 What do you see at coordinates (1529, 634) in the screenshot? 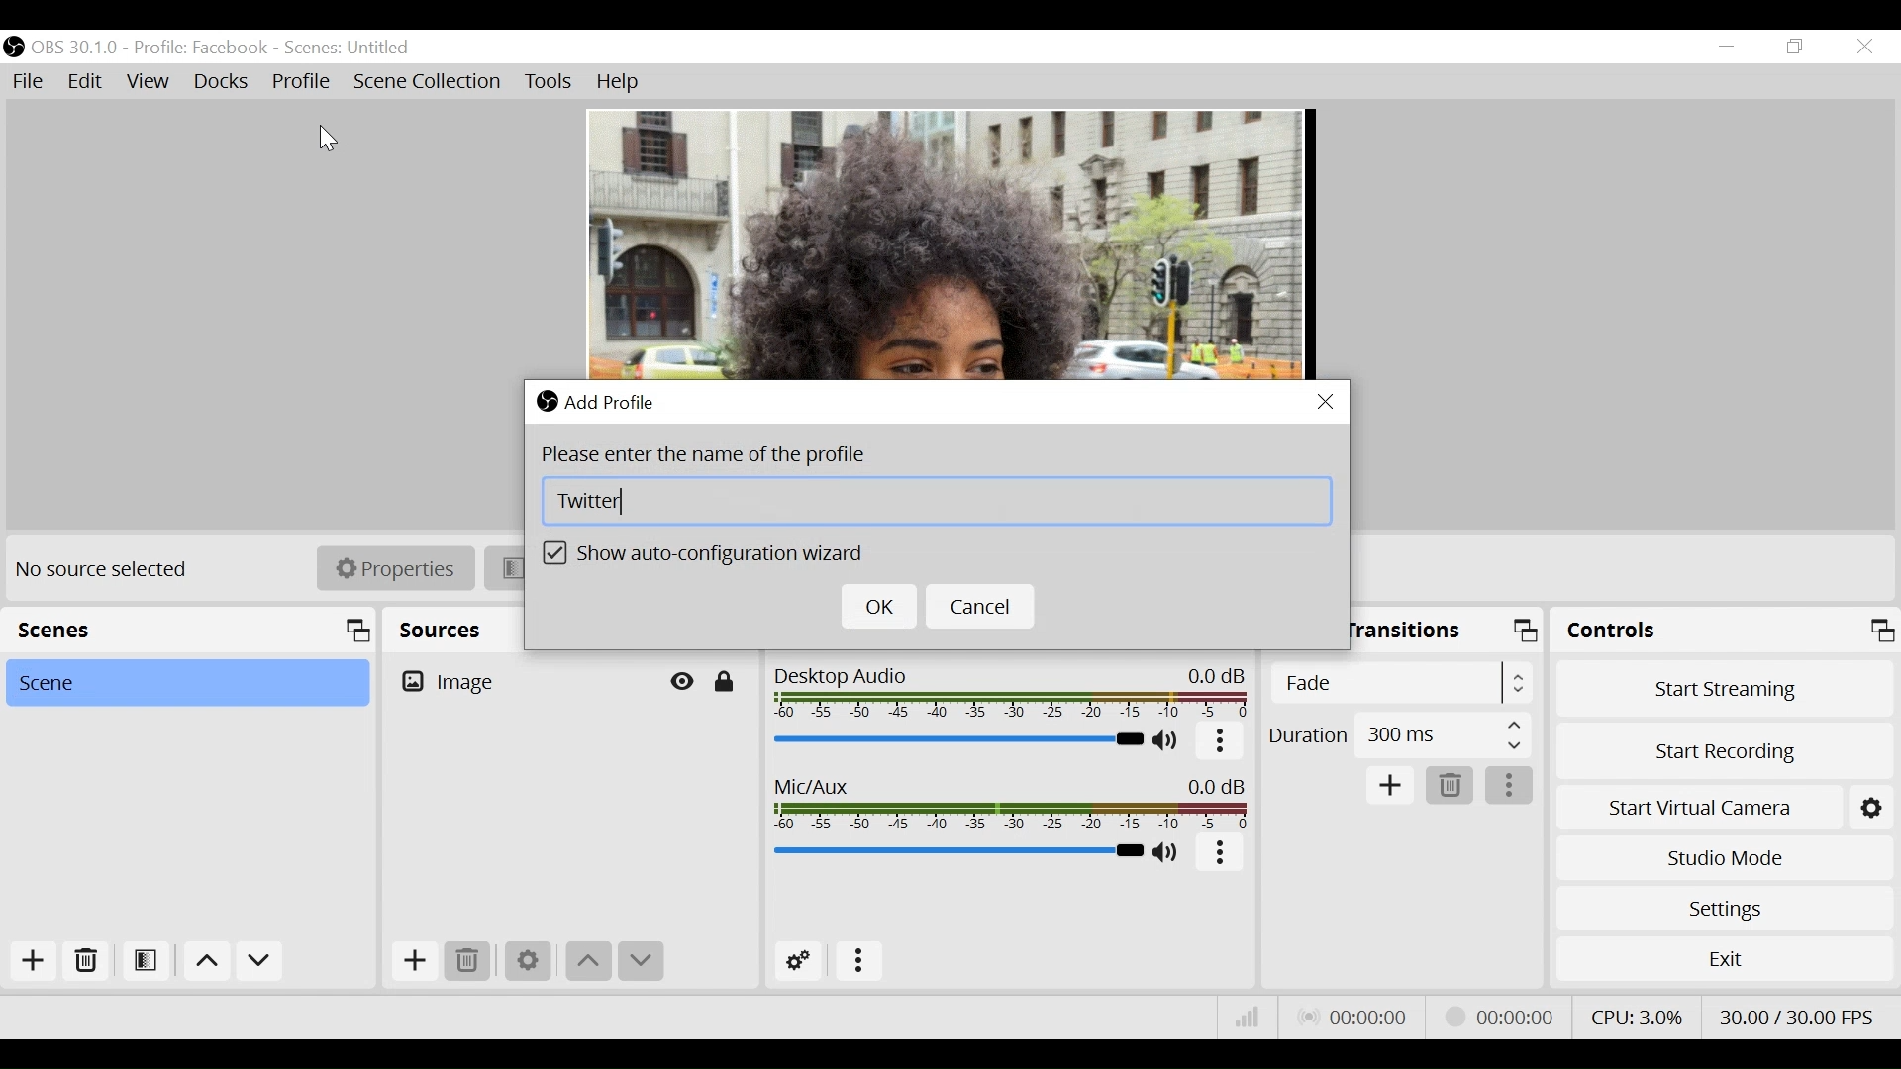
I see `Maximize` at bounding box center [1529, 634].